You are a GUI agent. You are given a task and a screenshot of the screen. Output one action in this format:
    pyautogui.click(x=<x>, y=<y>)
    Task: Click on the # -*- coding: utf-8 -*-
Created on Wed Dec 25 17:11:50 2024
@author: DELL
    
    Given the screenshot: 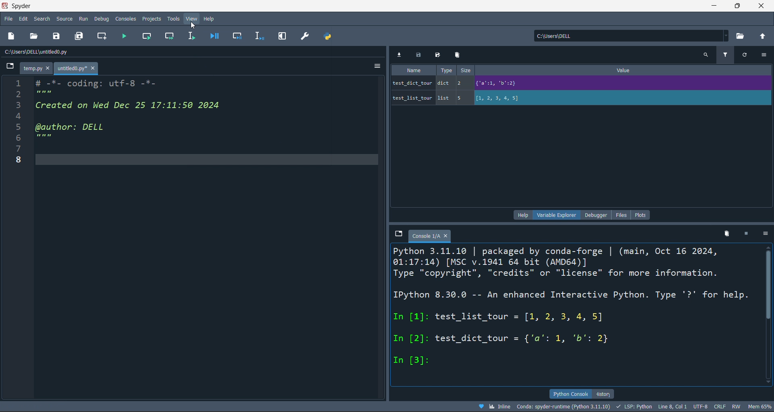 What is the action you would take?
    pyautogui.click(x=134, y=121)
    